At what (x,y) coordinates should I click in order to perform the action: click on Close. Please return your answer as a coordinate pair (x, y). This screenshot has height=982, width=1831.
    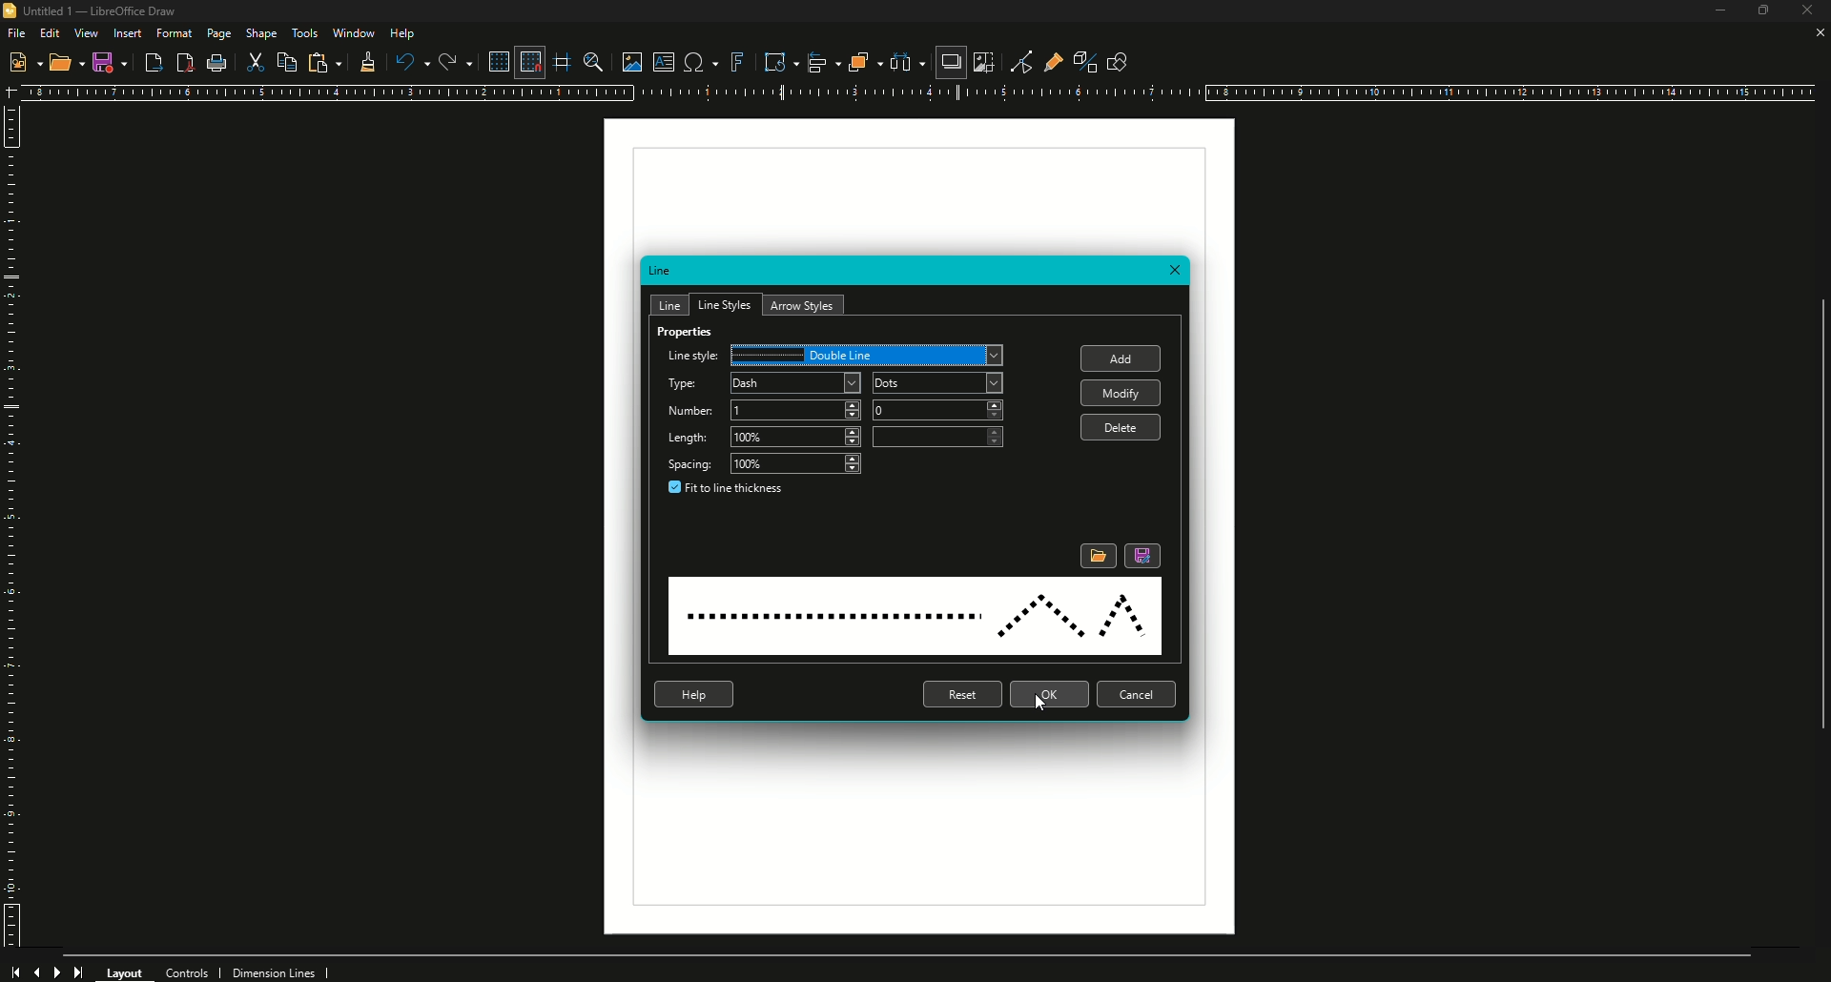
    Looking at the image, I should click on (1177, 272).